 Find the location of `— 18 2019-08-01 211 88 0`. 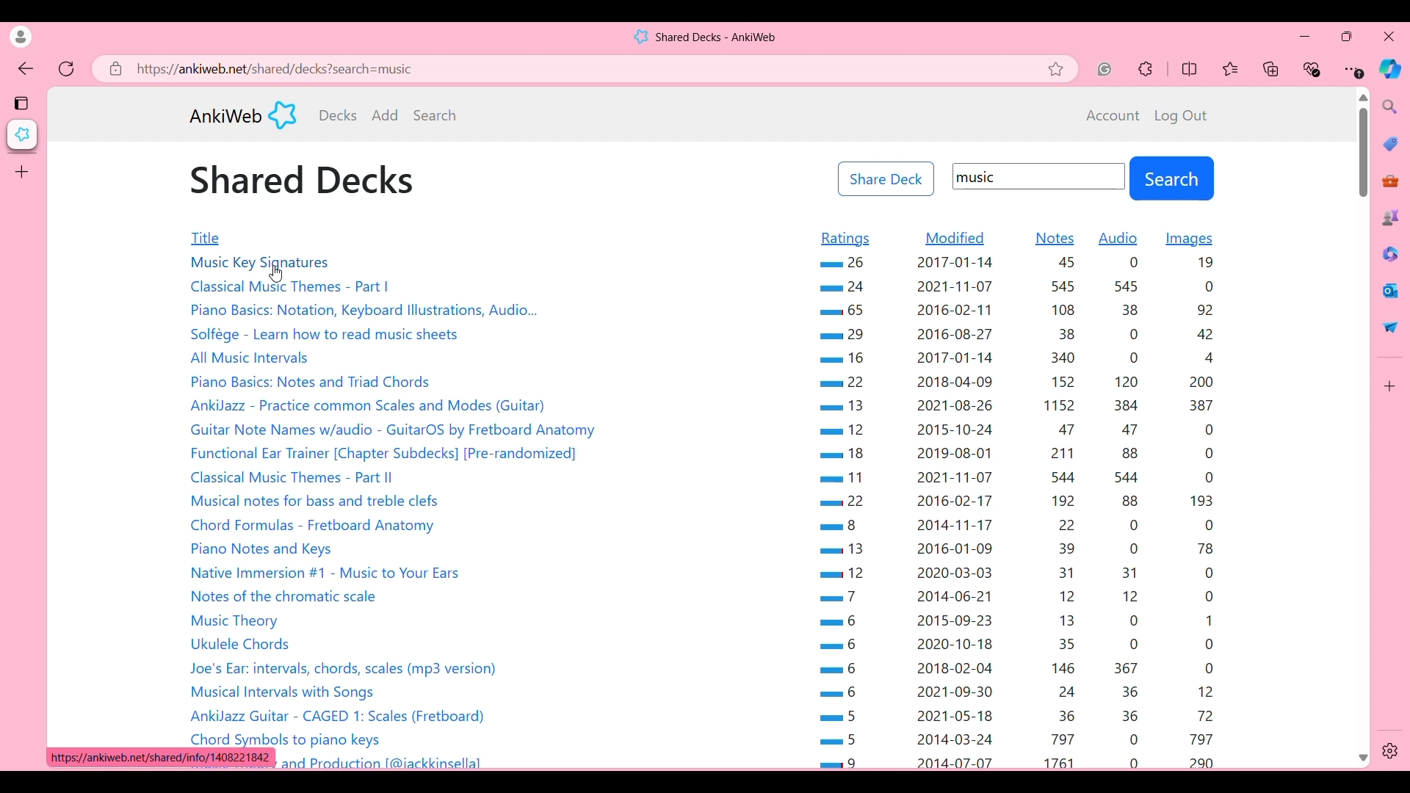

— 18 2019-08-01 211 88 0 is located at coordinates (1013, 453).